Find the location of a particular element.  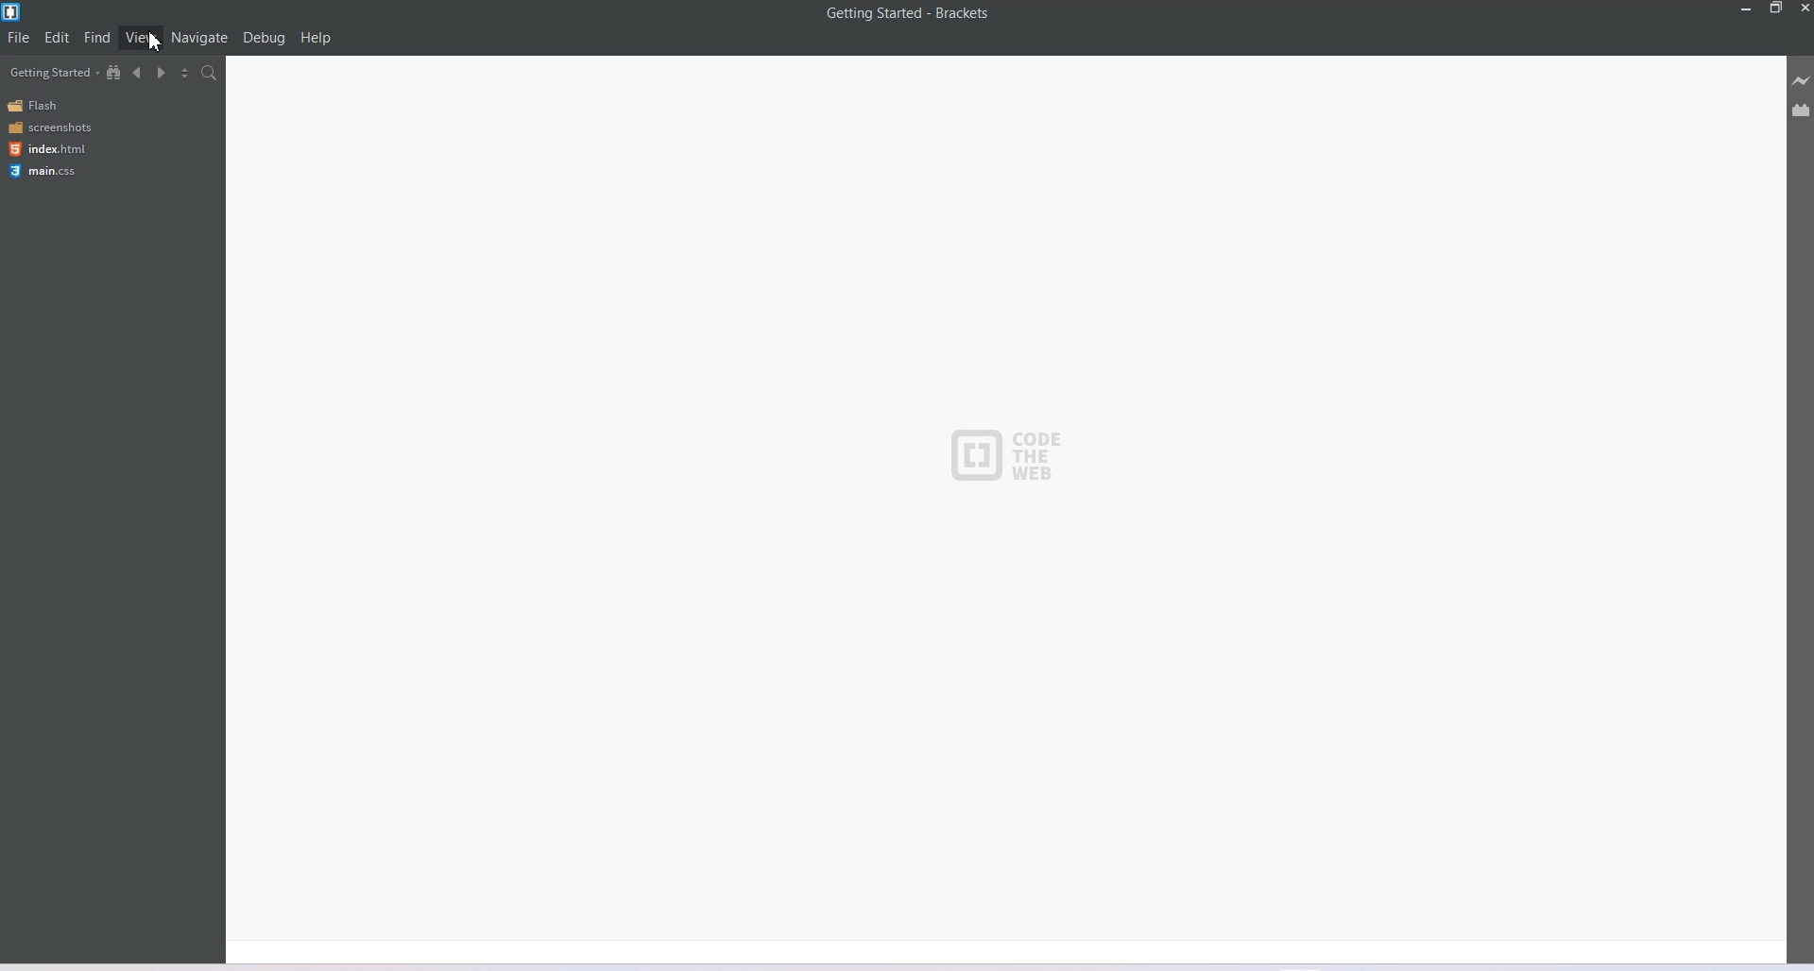

Maximize is located at coordinates (1776, 9).